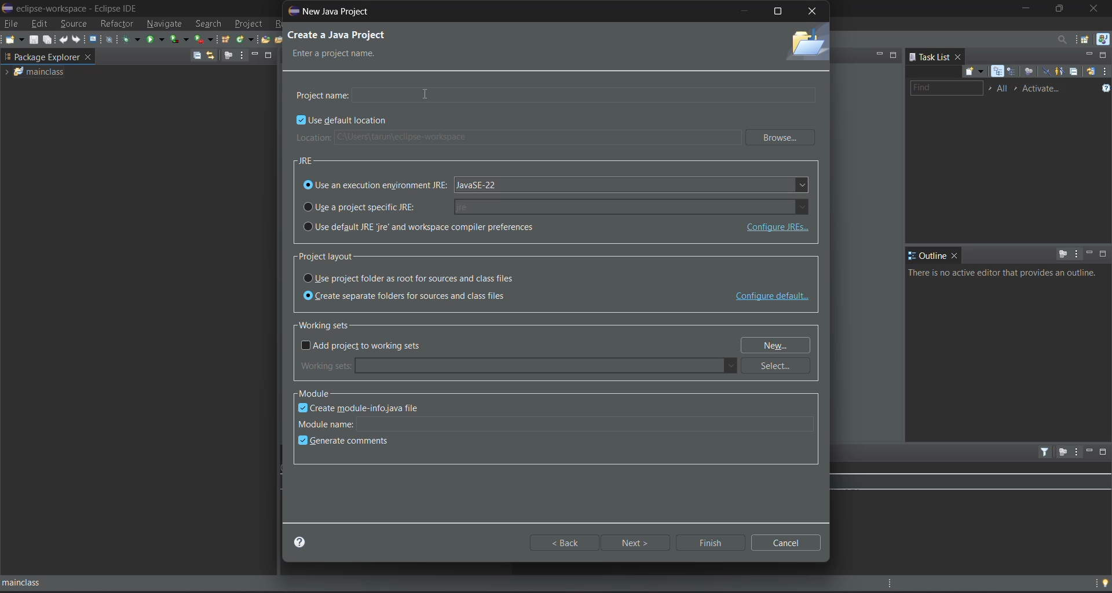  I want to click on search, so click(208, 24).